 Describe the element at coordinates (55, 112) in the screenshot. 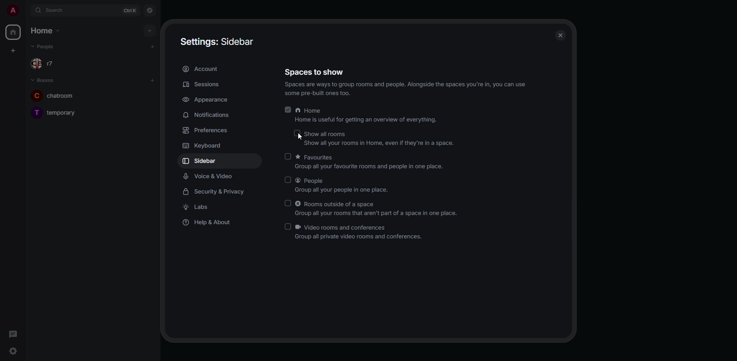

I see `temporary` at that location.